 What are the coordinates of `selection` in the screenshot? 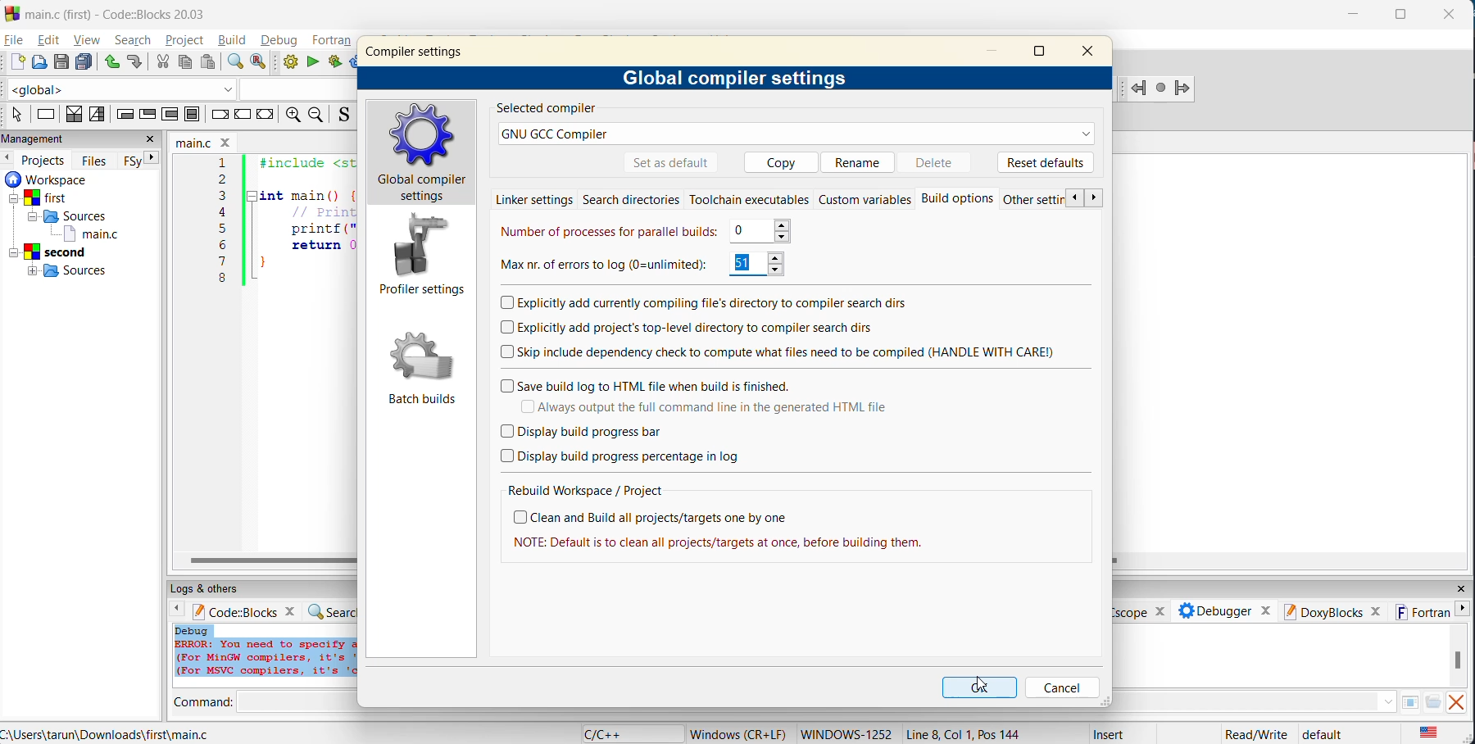 It's located at (96, 115).